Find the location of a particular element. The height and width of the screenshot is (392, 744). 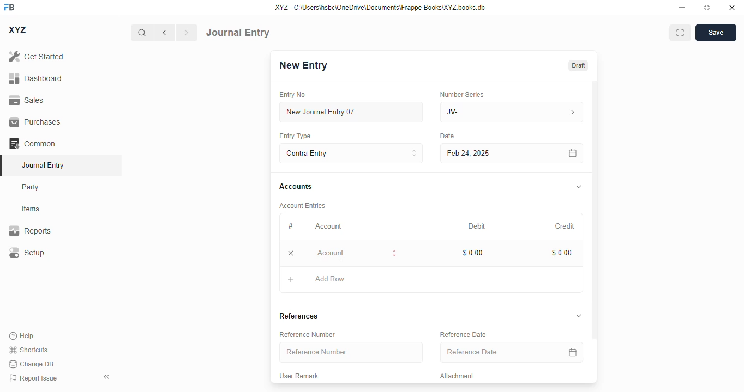

contra entry  is located at coordinates (351, 152).